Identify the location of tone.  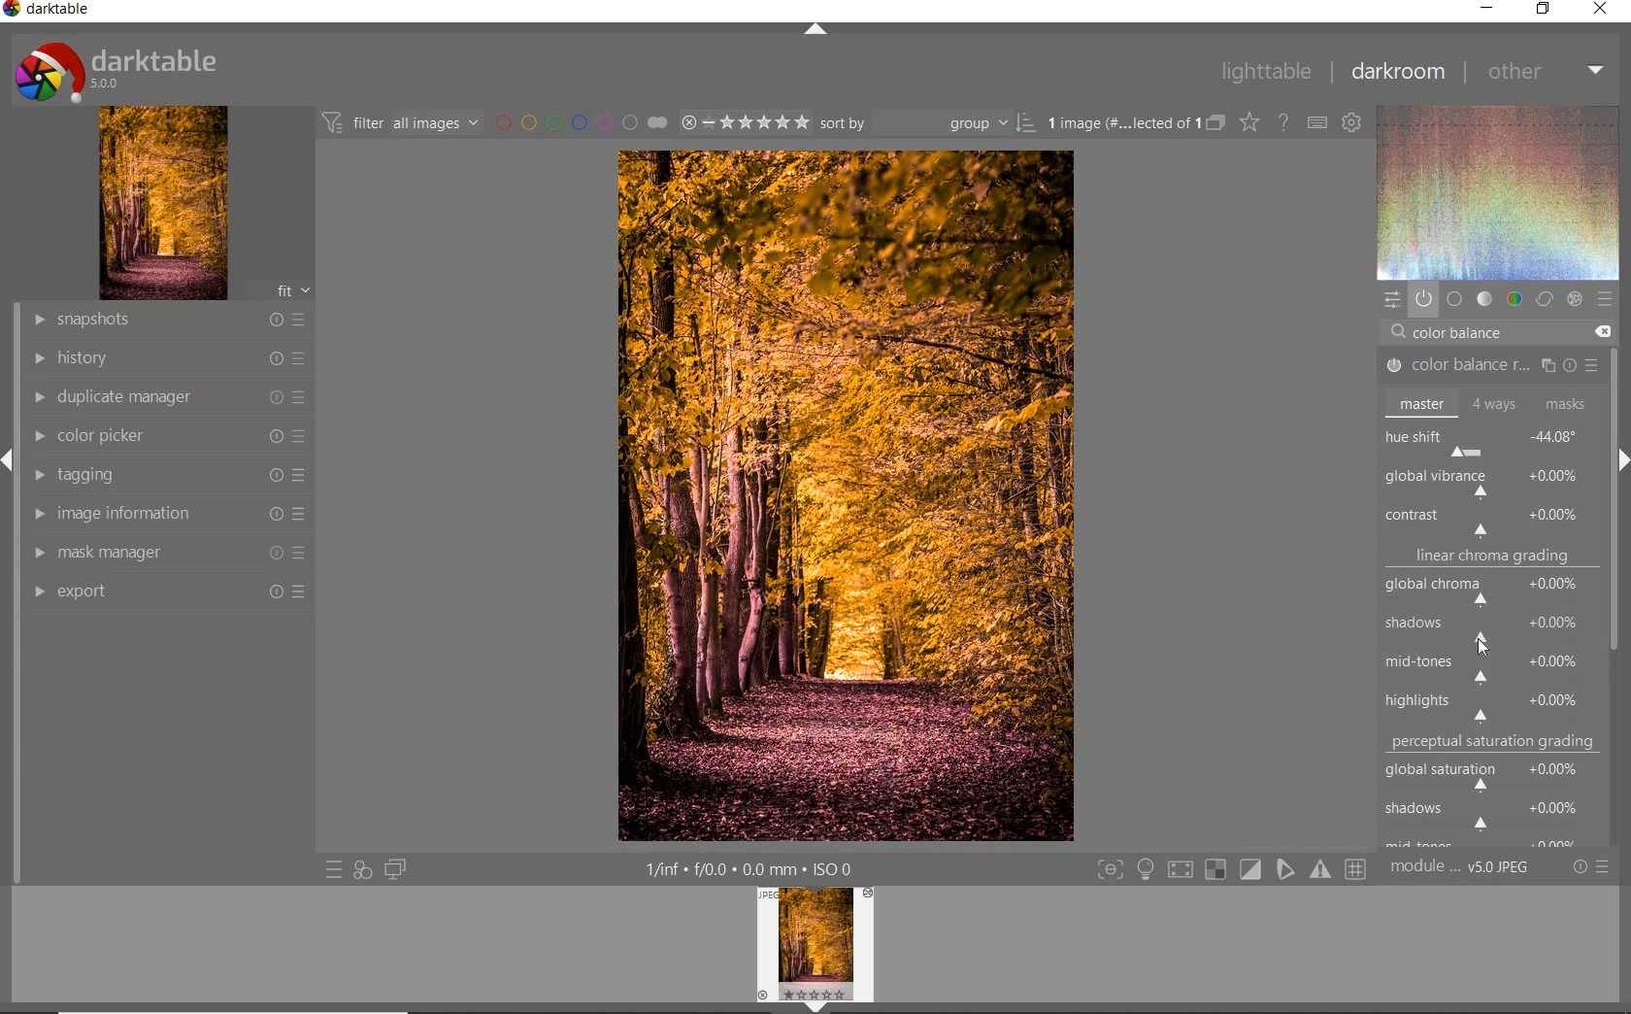
(1483, 300).